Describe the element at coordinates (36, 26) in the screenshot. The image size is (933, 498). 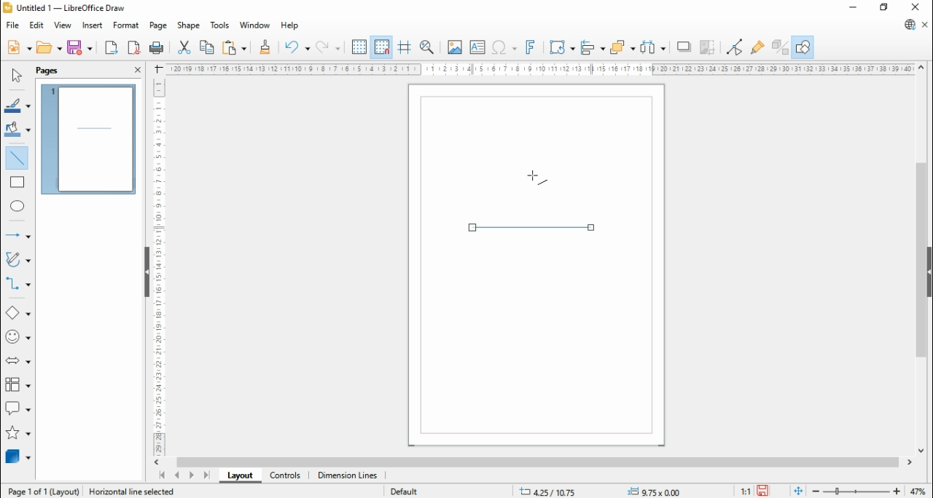
I see `edit` at that location.